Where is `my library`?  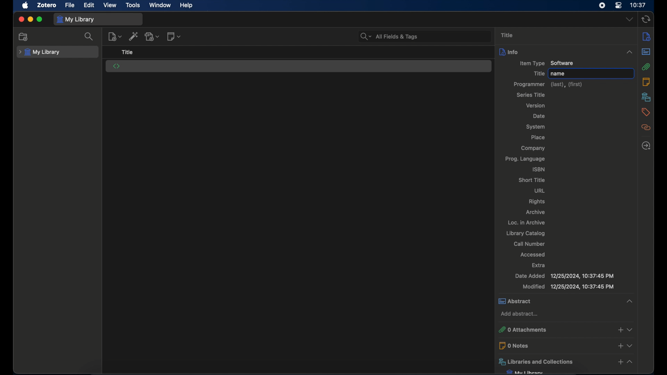 my library is located at coordinates (524, 372).